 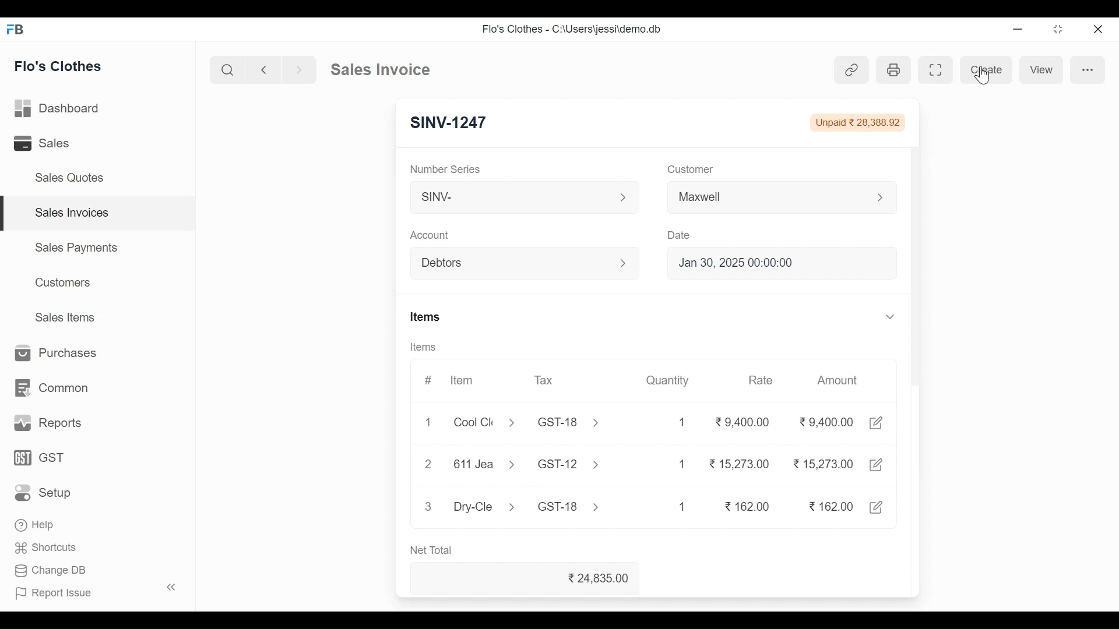 What do you see at coordinates (526, 422) in the screenshot?
I see `Cool Cle > GST-18 >` at bounding box center [526, 422].